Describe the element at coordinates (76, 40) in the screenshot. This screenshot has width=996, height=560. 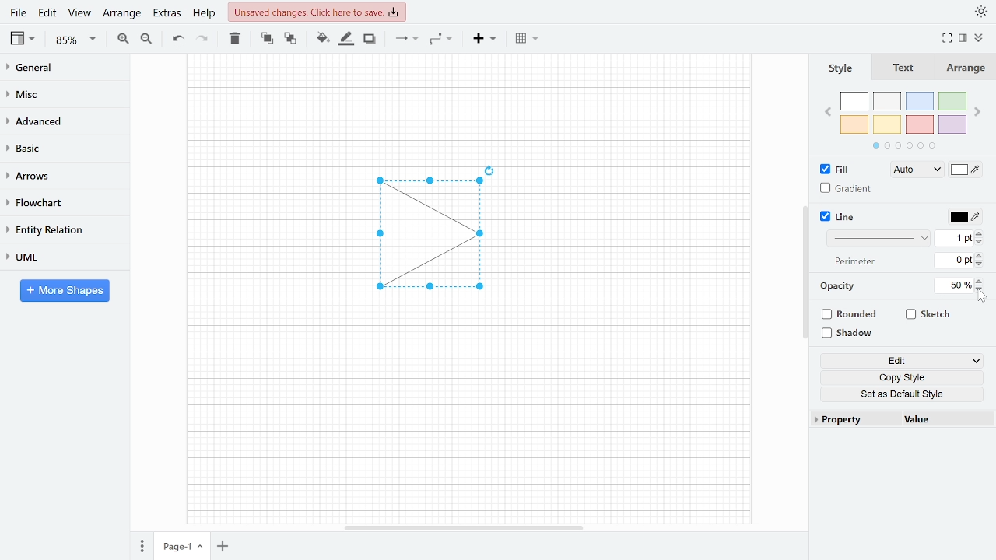
I see `Zoom` at that location.